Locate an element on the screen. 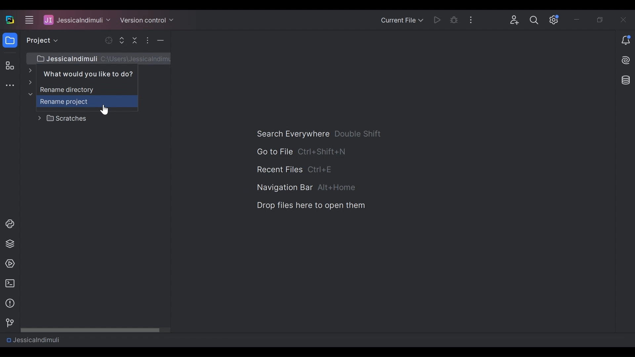 Image resolution: width=635 pixels, height=357 pixels. Cursor is located at coordinates (103, 110).